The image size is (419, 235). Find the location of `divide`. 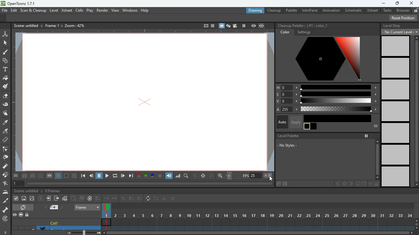

divide is located at coordinates (40, 176).